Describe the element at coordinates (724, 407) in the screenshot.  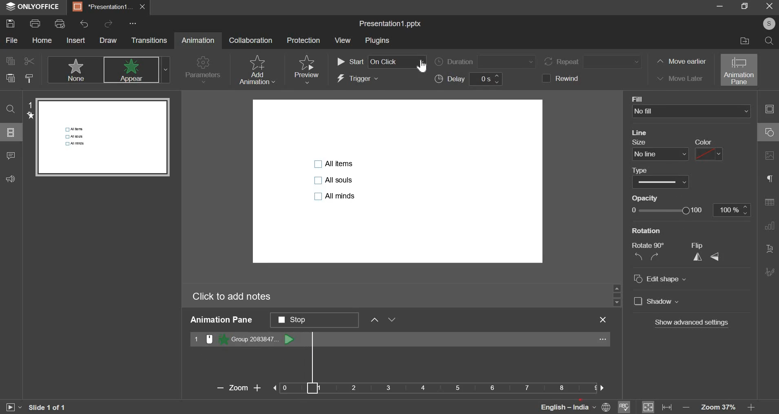
I see `zoom` at that location.